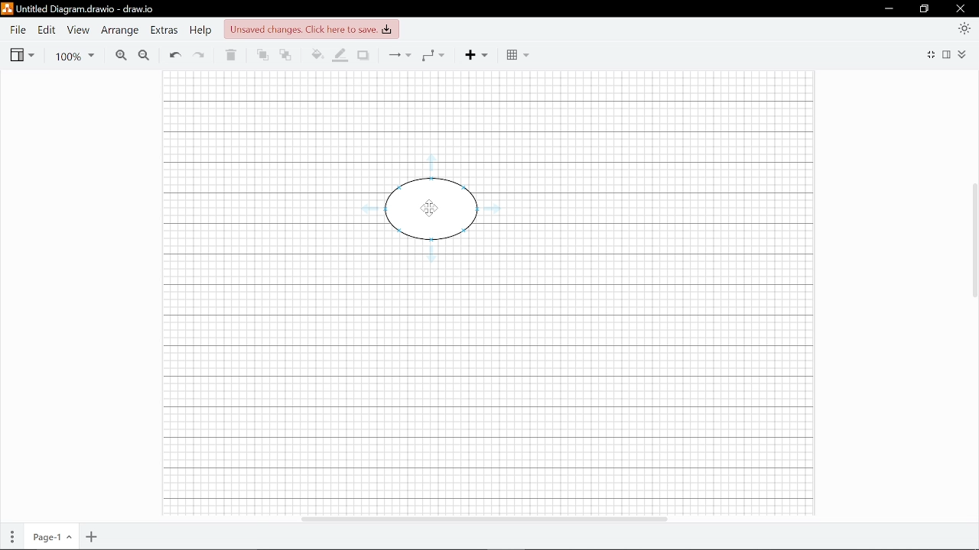 The height and width of the screenshot is (550, 979). What do you see at coordinates (78, 31) in the screenshot?
I see `View` at bounding box center [78, 31].